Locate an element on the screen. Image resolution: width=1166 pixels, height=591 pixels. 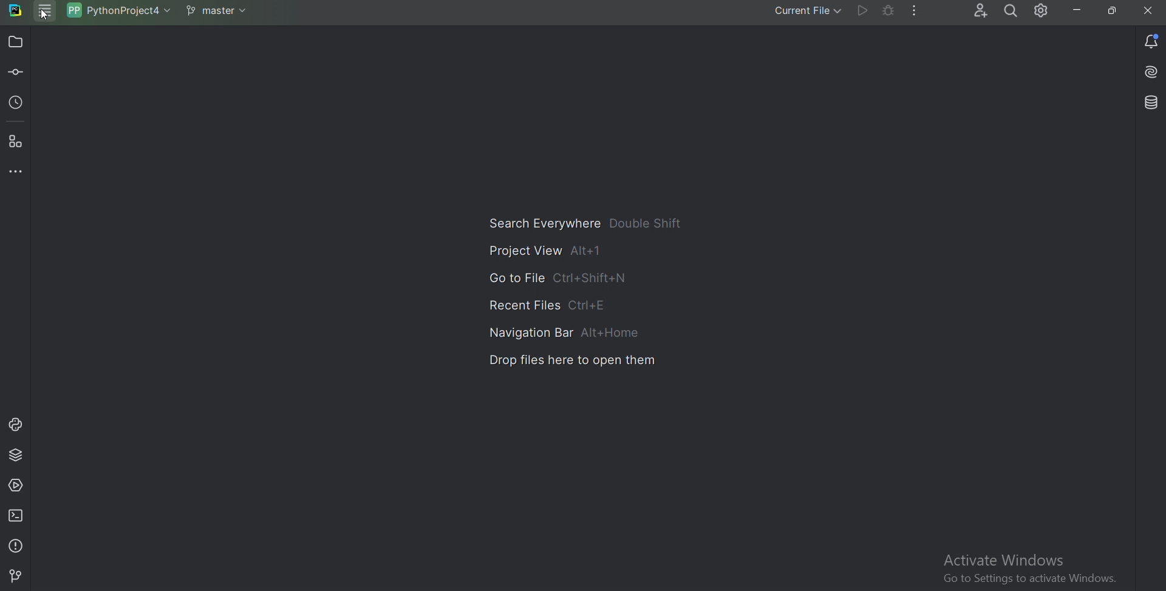
More tool windows is located at coordinates (16, 173).